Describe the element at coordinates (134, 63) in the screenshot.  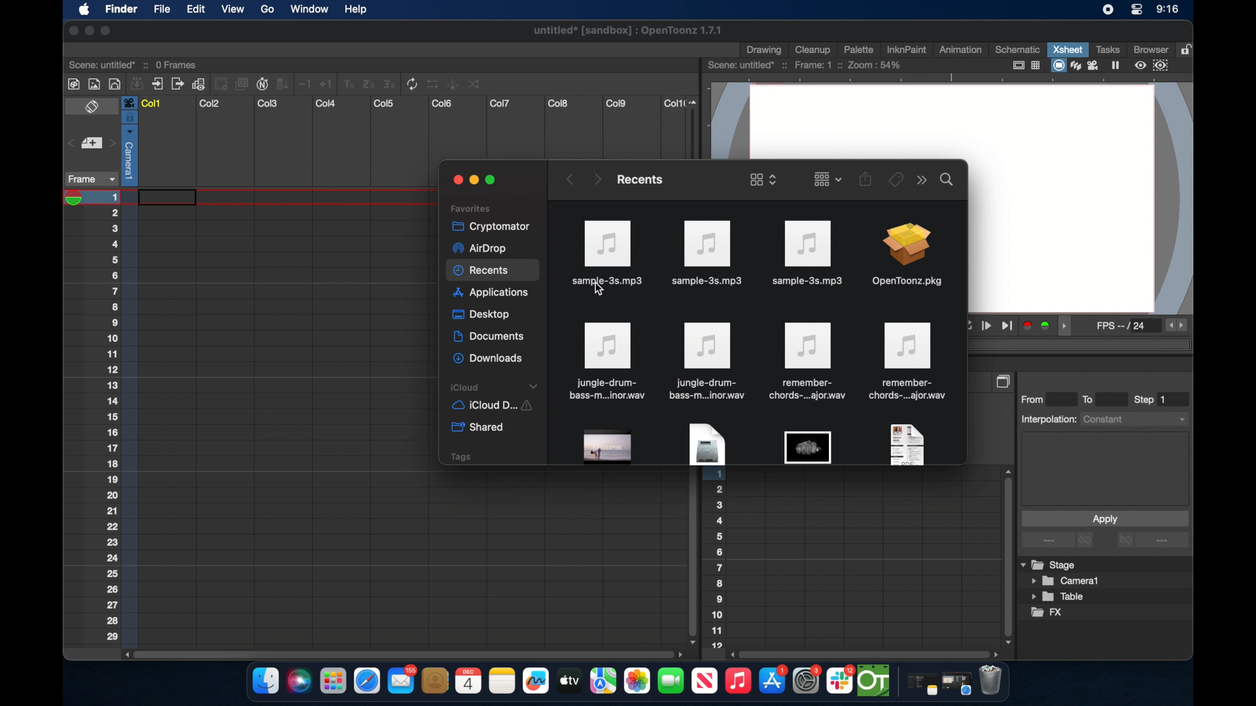
I see `scene` at that location.